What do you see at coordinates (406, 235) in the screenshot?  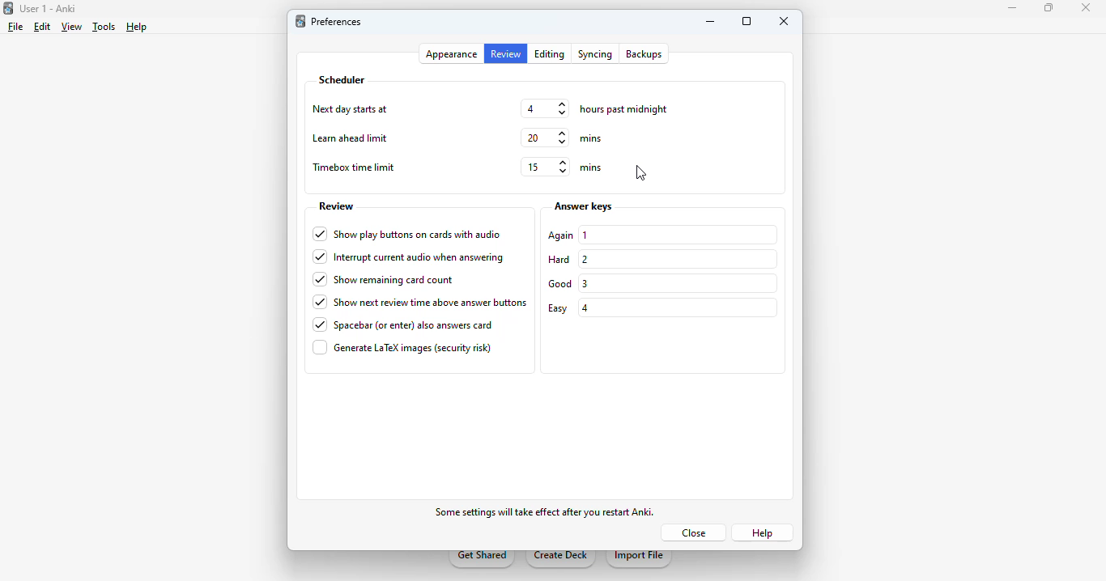 I see `show play buttons on cards with audio` at bounding box center [406, 235].